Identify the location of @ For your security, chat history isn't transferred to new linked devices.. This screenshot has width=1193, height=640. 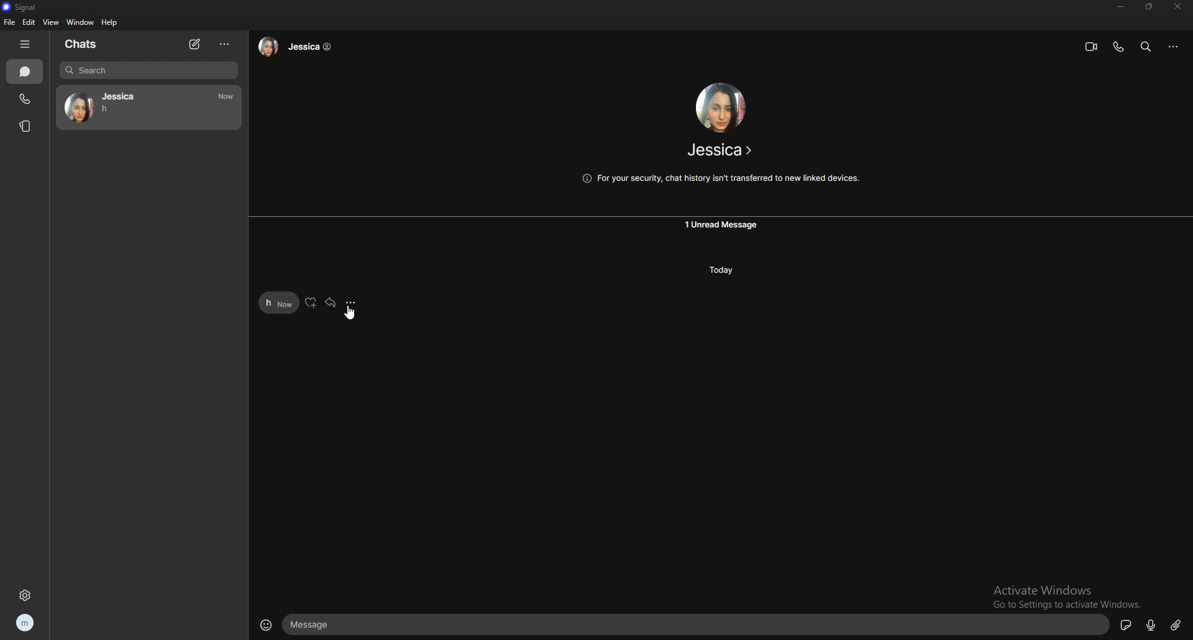
(714, 177).